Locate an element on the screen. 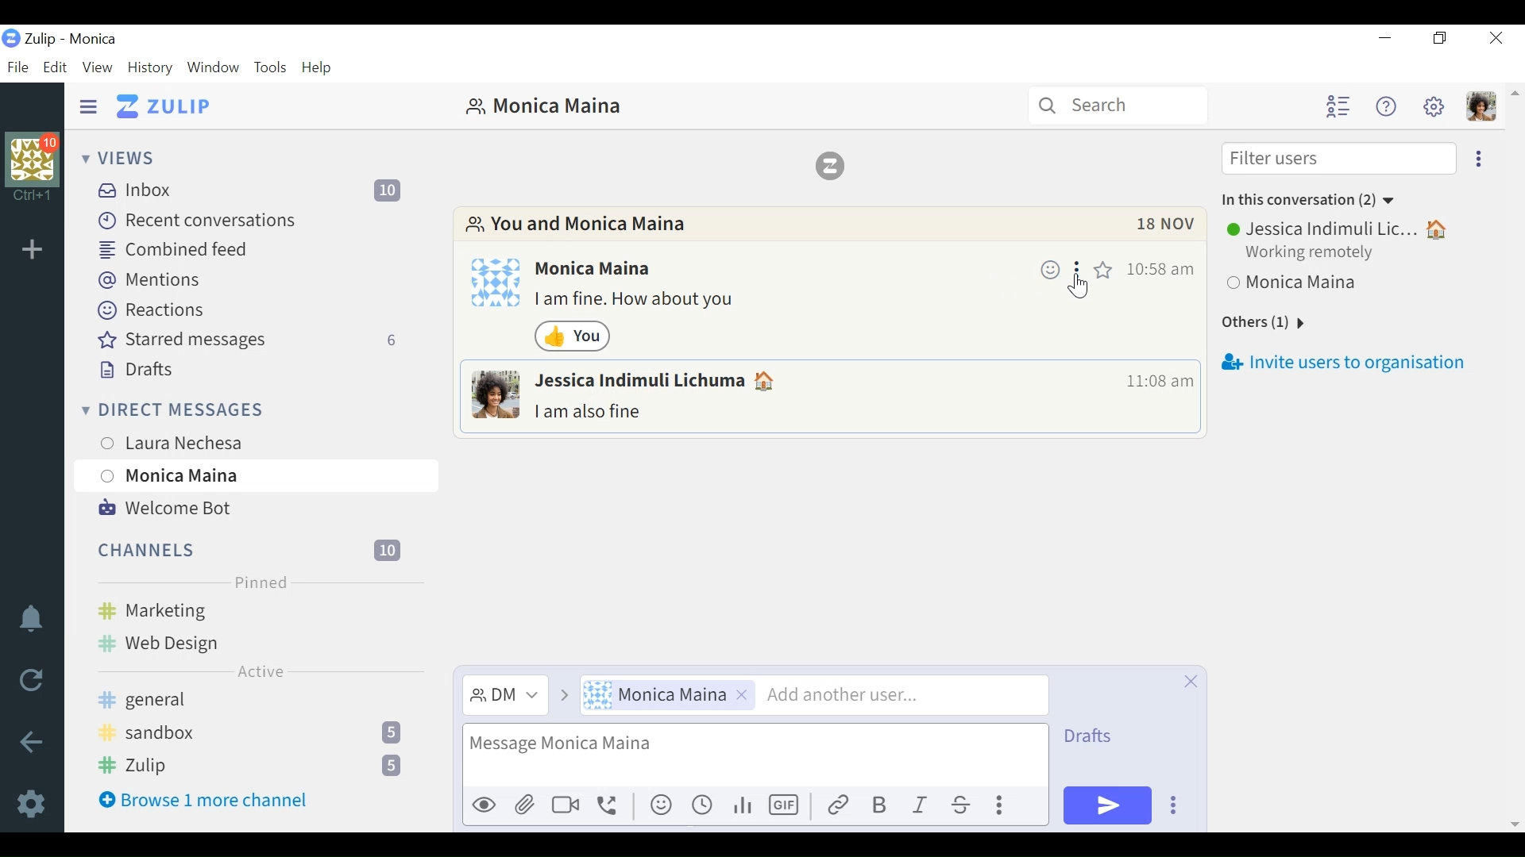 This screenshot has height=857, width=1525. Zulip is located at coordinates (258, 766).